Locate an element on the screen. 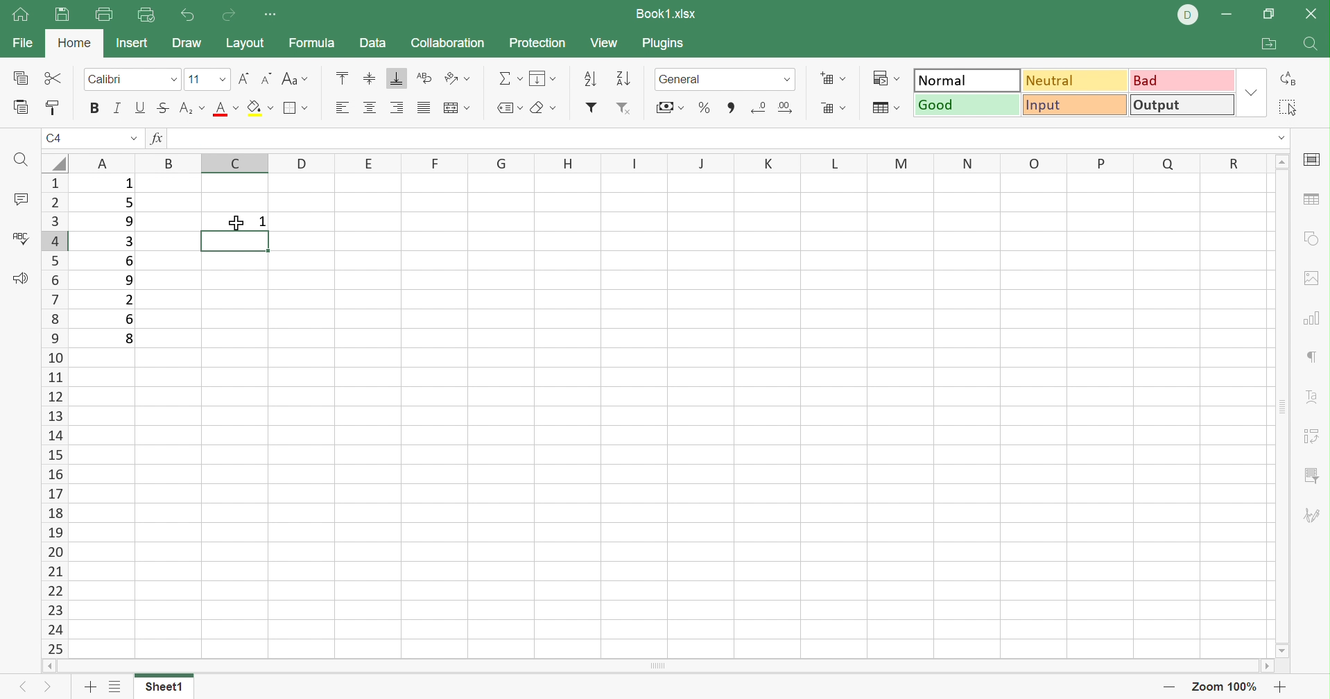  File is located at coordinates (23, 42).